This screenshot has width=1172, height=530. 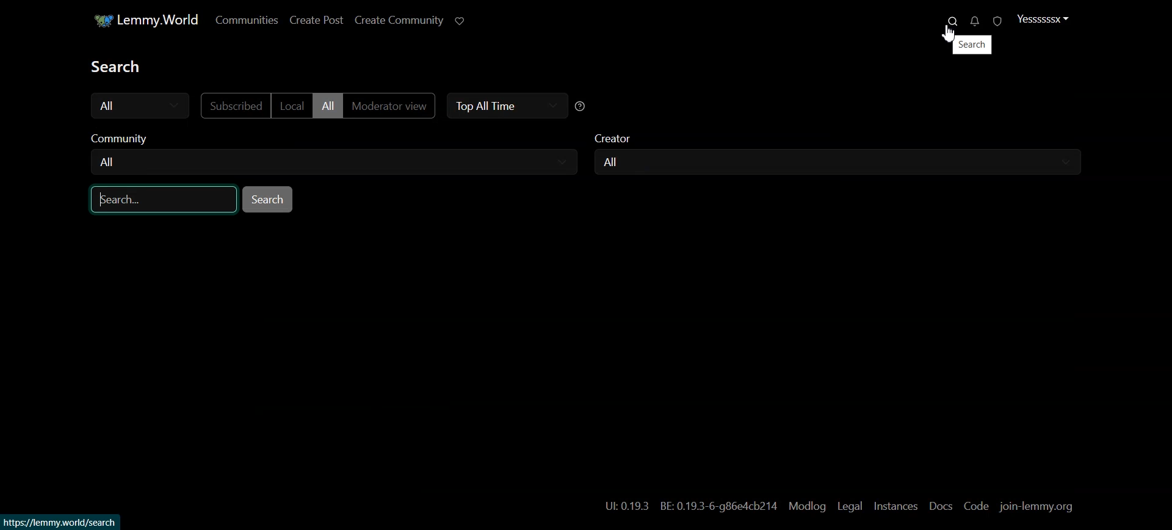 I want to click on Top All Time, so click(x=507, y=106).